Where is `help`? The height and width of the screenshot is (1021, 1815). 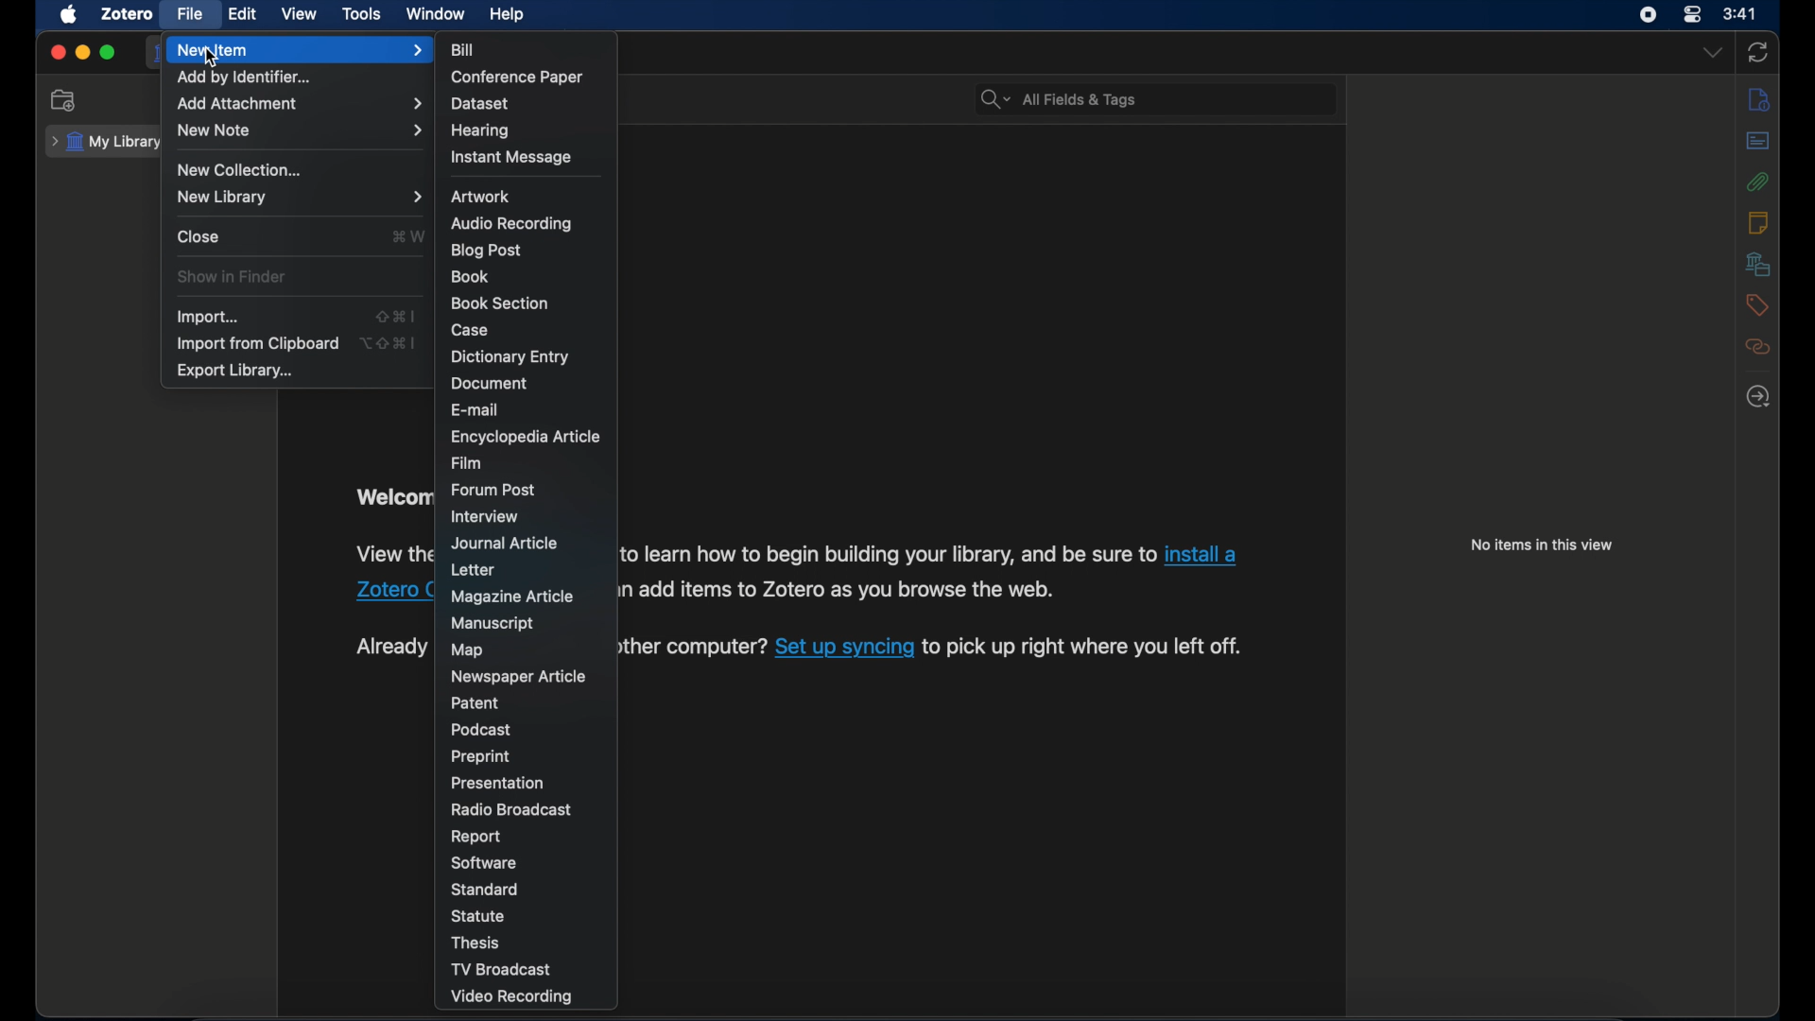
help is located at coordinates (509, 15).